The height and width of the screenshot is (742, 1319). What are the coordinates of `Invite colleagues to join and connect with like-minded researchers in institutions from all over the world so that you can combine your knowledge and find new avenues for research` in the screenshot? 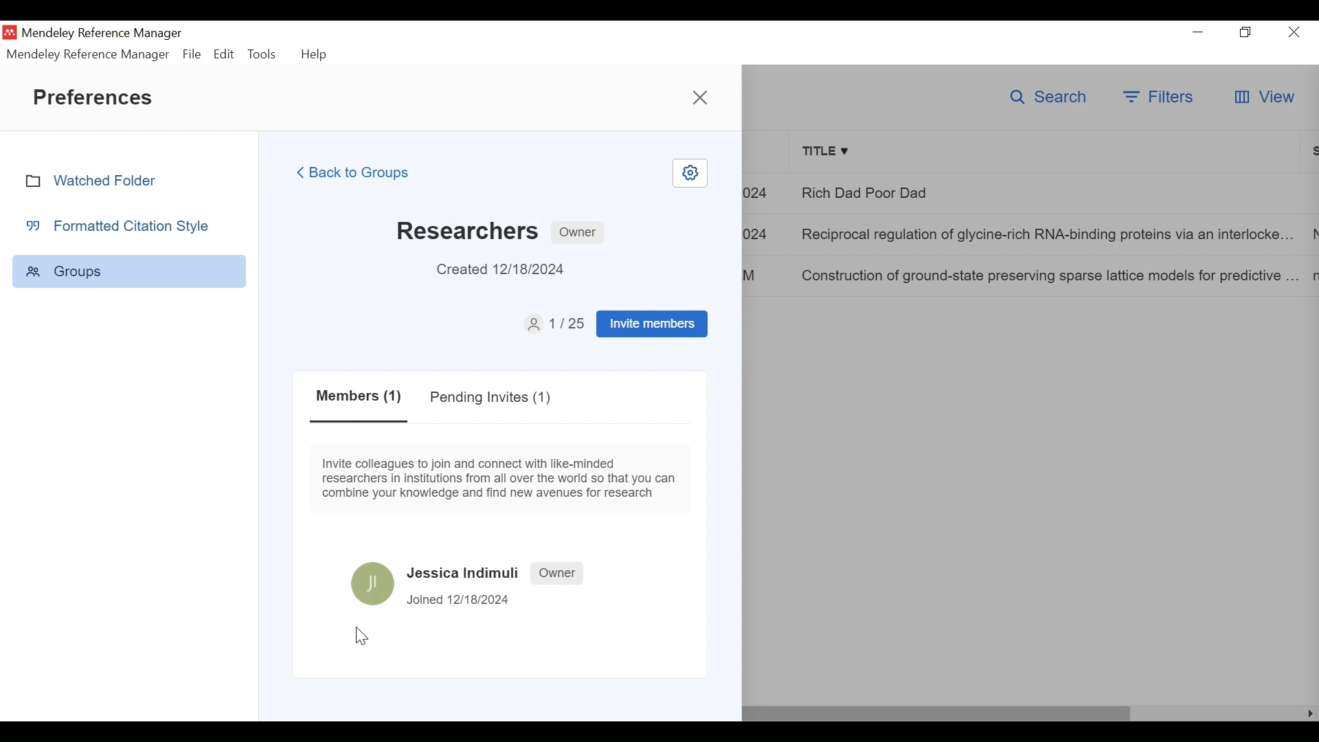 It's located at (501, 477).